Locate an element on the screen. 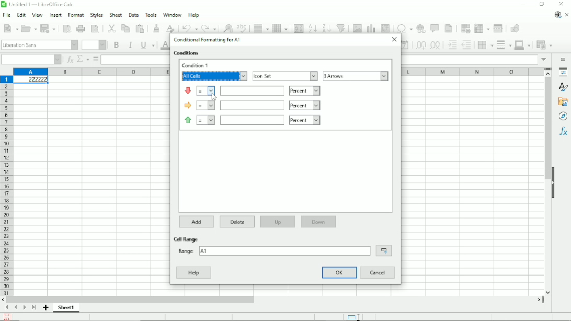 This screenshot has height=321, width=571. percent is located at coordinates (304, 90).